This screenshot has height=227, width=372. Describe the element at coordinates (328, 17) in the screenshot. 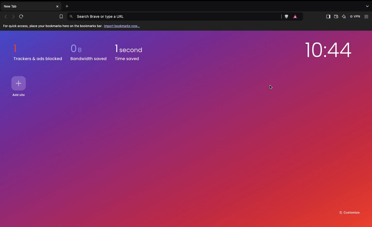

I see `Sidebar` at that location.